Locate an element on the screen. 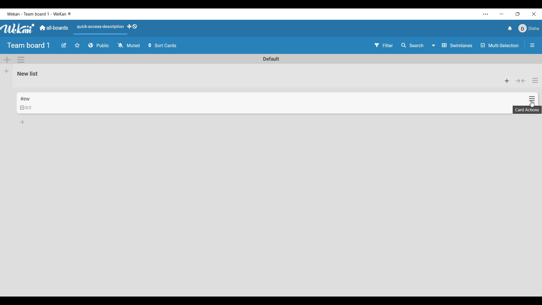  Board title is located at coordinates (29, 45).